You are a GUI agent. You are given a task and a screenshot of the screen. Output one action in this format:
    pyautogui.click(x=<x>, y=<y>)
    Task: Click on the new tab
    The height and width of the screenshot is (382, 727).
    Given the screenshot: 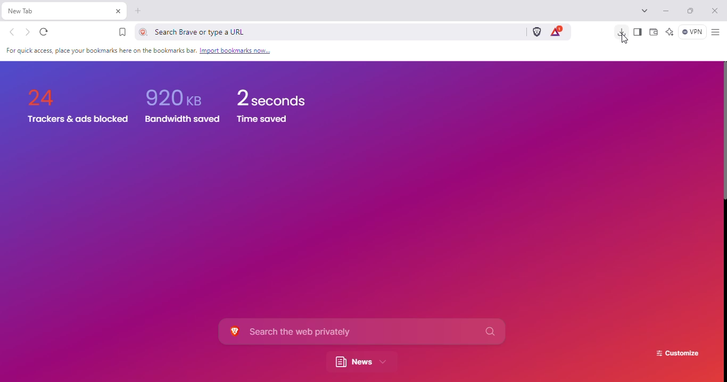 What is the action you would take?
    pyautogui.click(x=49, y=11)
    